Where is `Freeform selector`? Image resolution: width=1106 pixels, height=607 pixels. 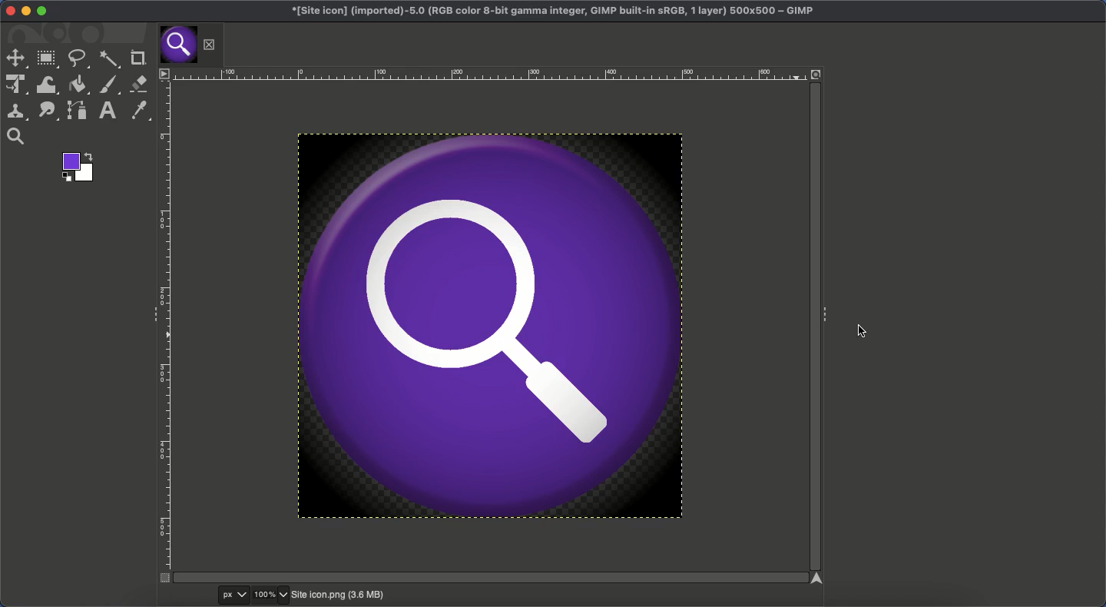 Freeform selector is located at coordinates (78, 58).